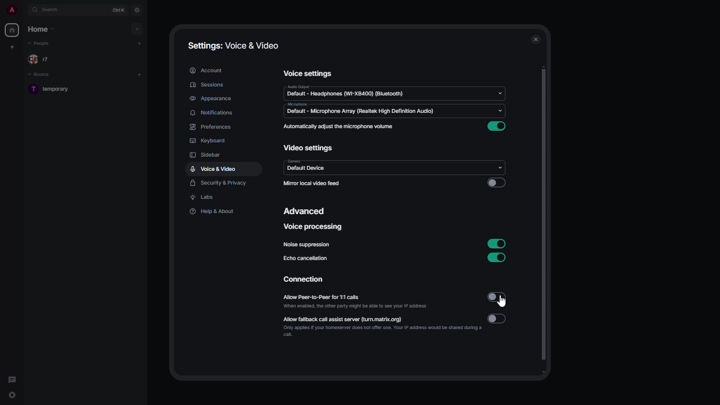 The height and width of the screenshot is (405, 720). Describe the element at coordinates (214, 112) in the screenshot. I see `notification` at that location.